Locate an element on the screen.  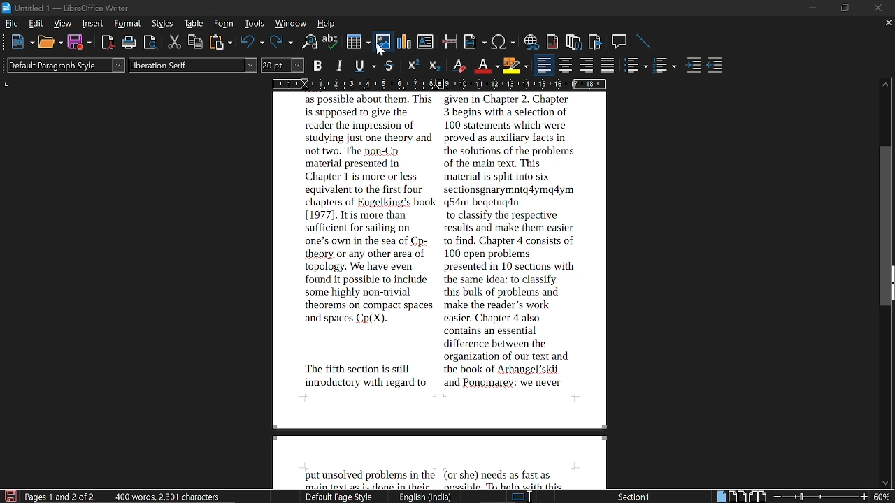
insert footnote is located at coordinates (552, 41).